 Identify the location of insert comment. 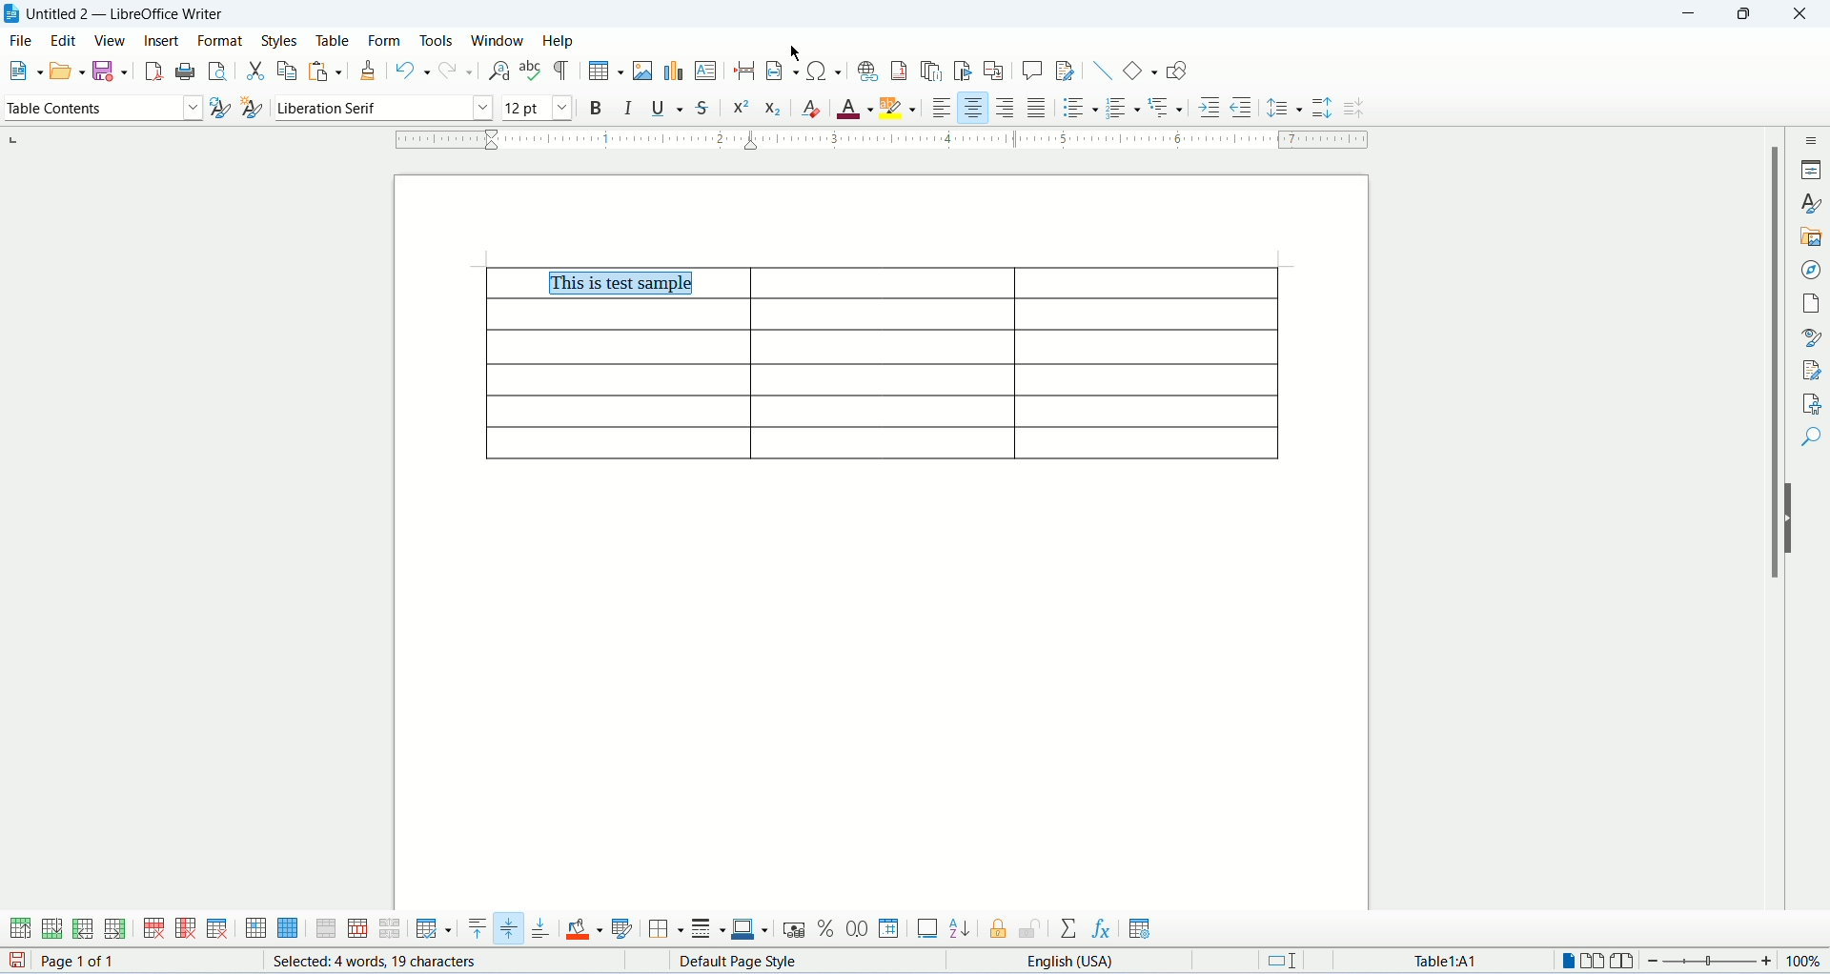
(1030, 72).